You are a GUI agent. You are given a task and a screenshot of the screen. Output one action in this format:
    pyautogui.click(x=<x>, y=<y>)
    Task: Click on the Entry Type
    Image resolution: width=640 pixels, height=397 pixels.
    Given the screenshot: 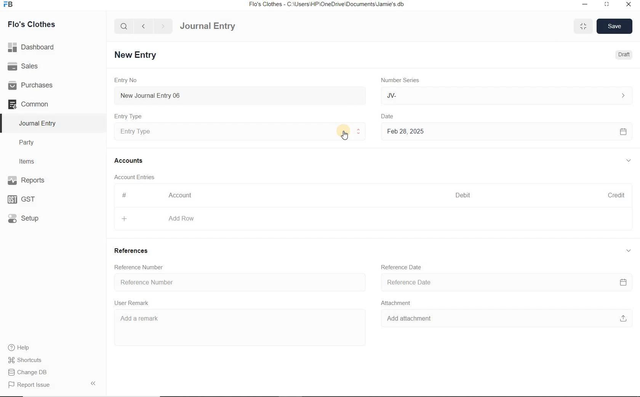 What is the action you would take?
    pyautogui.click(x=131, y=116)
    